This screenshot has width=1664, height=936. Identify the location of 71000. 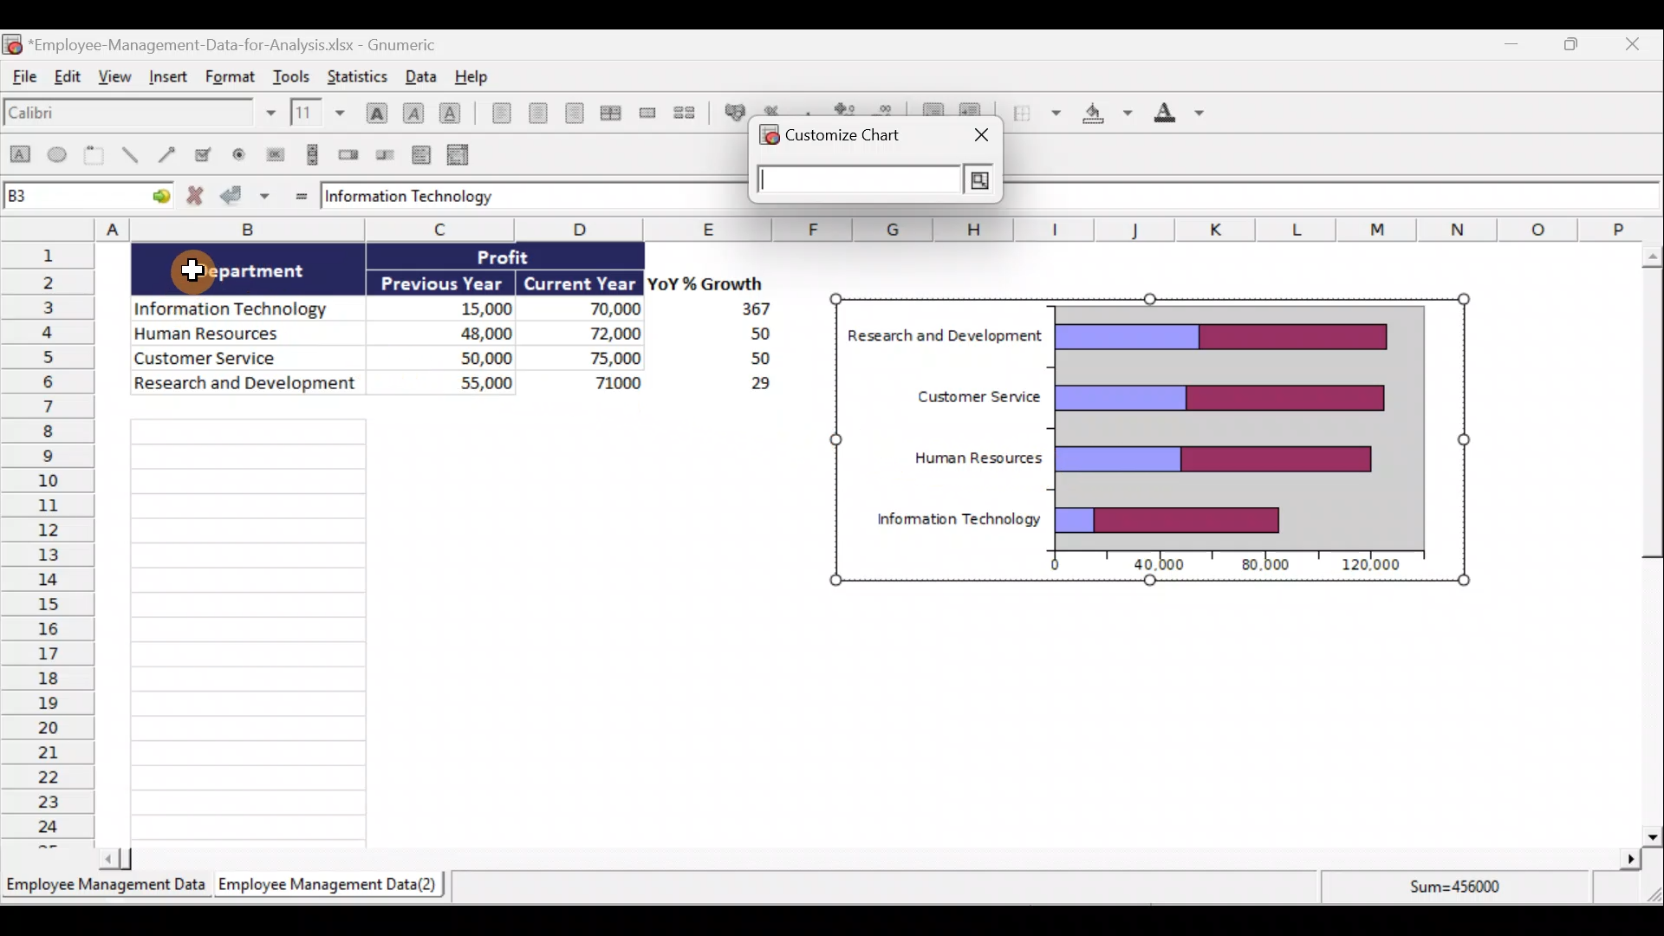
(612, 381).